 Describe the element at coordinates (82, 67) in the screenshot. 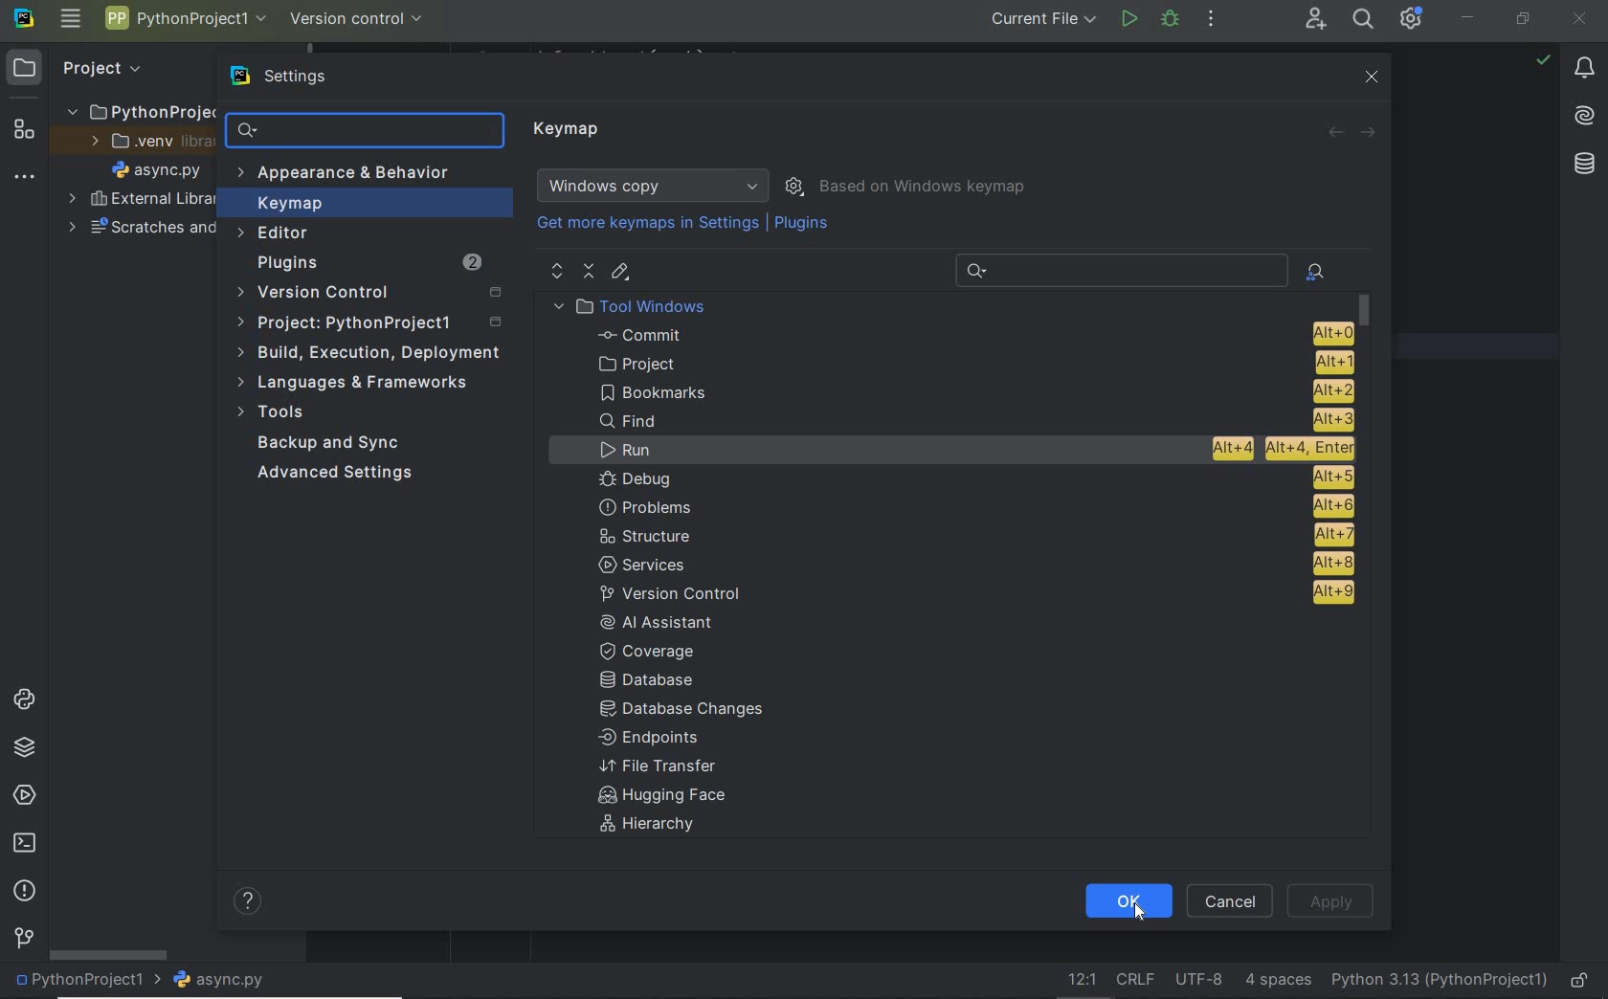

I see `Project` at that location.